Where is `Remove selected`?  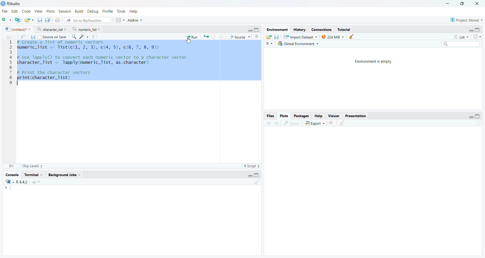 Remove selected is located at coordinates (332, 123).